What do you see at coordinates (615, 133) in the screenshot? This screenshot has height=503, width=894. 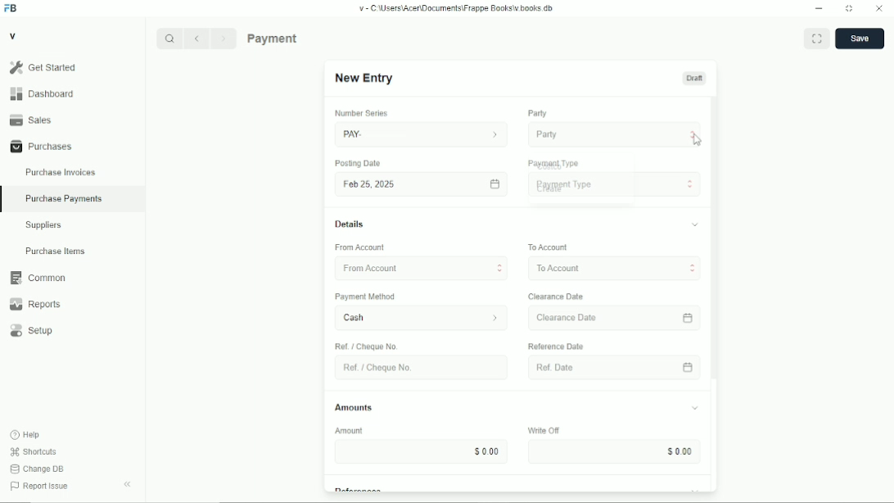 I see `Party` at bounding box center [615, 133].